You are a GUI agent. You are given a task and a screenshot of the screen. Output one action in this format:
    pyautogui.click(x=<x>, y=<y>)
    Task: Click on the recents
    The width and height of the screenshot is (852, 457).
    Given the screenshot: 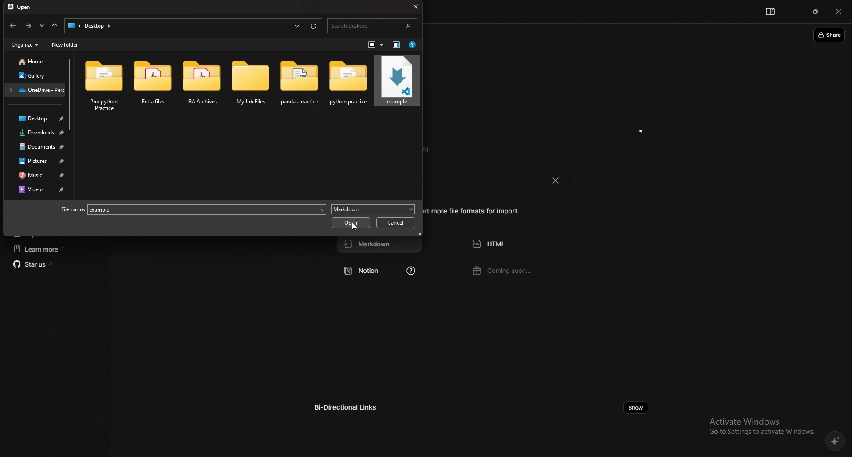 What is the action you would take?
    pyautogui.click(x=296, y=25)
    